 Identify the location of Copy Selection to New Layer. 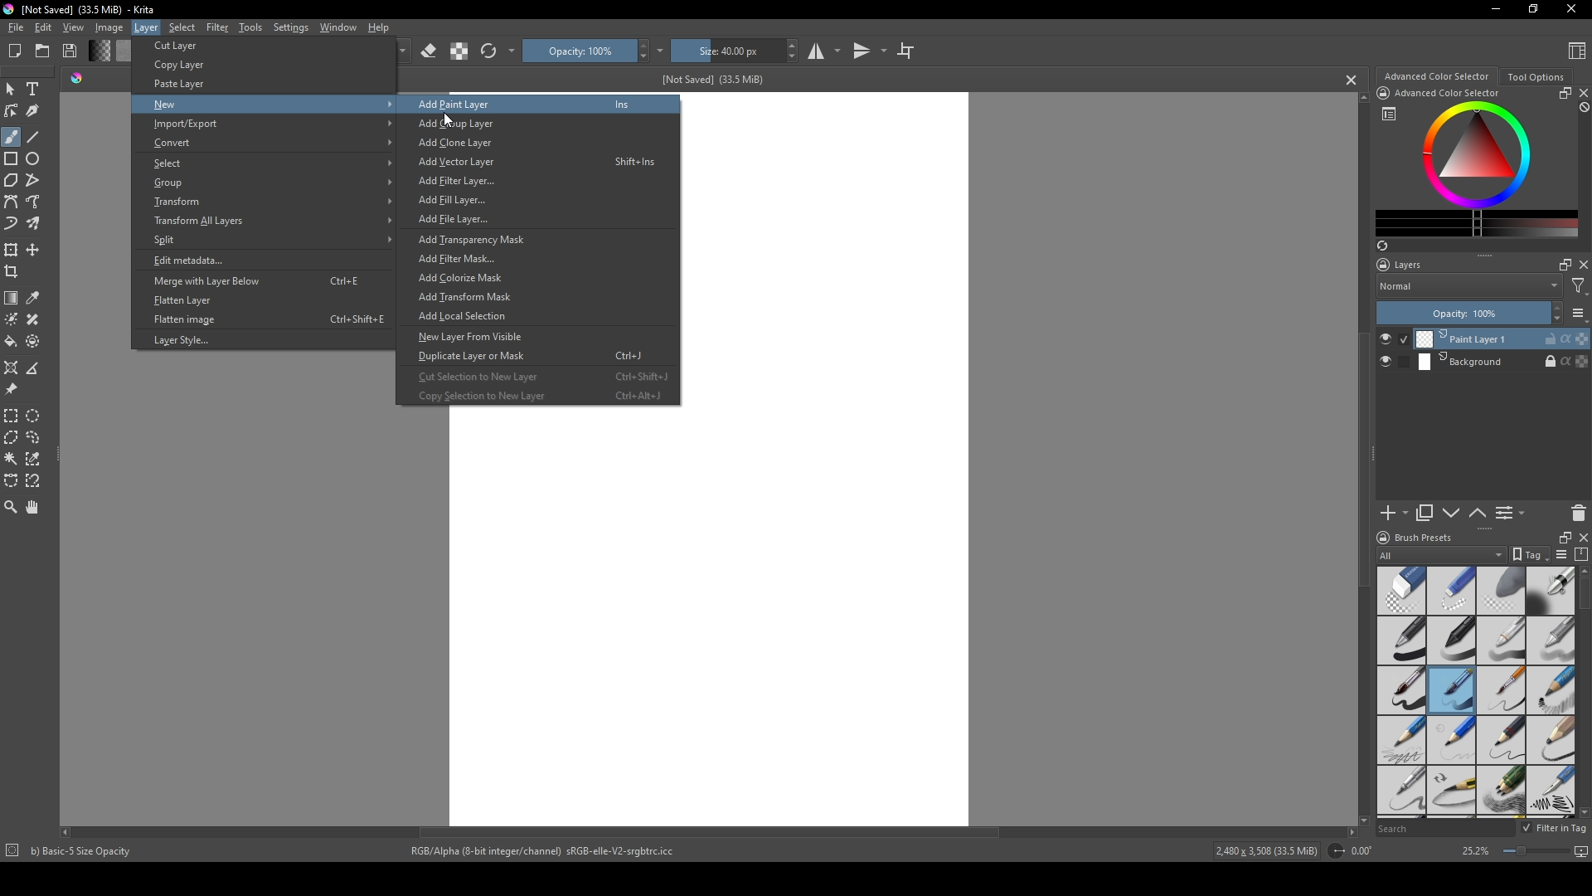
(541, 397).